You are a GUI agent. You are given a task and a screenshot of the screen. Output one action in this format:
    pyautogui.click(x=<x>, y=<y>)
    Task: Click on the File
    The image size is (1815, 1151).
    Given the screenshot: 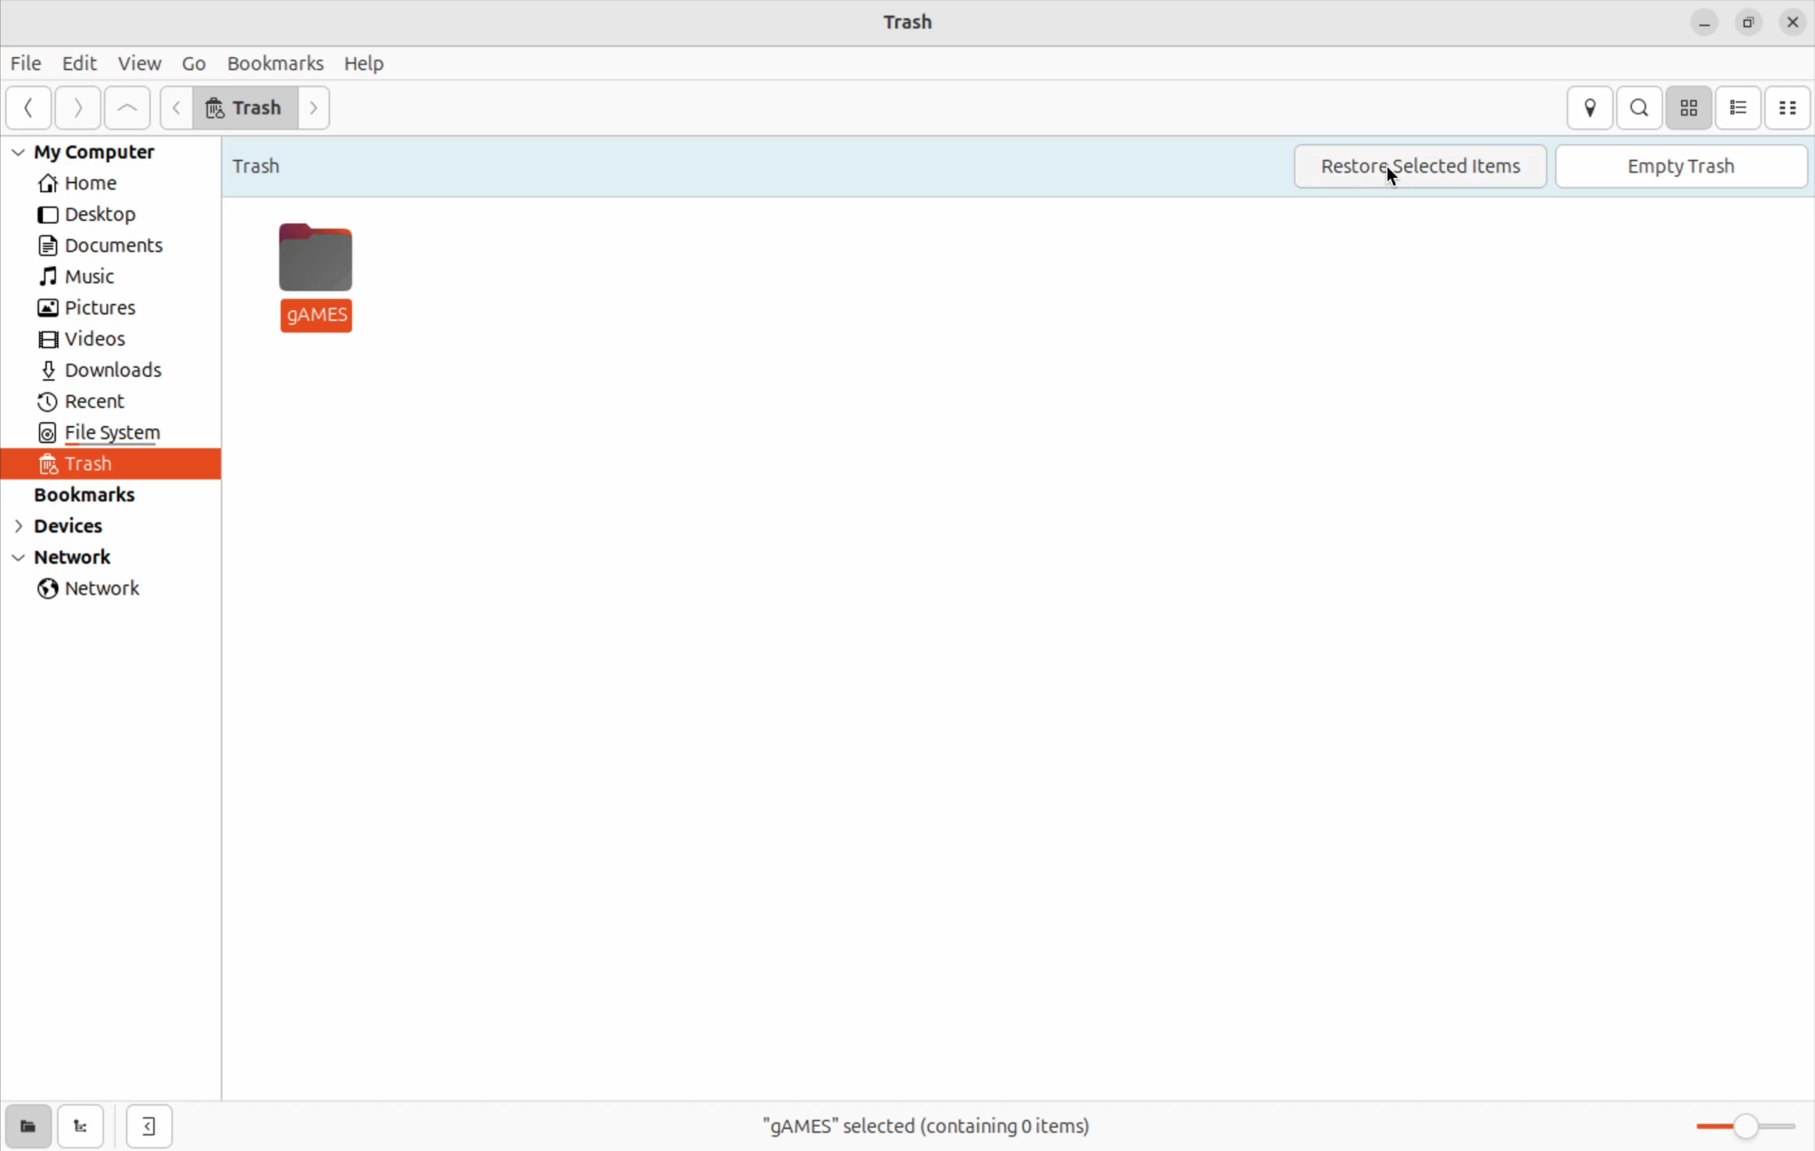 What is the action you would take?
    pyautogui.click(x=28, y=66)
    